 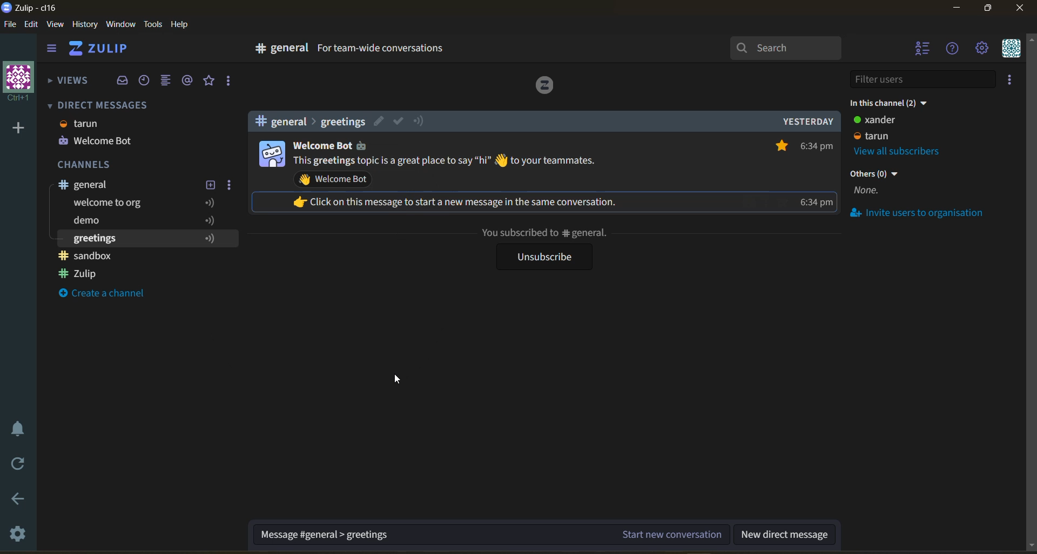 What do you see at coordinates (545, 87) in the screenshot?
I see `logo` at bounding box center [545, 87].